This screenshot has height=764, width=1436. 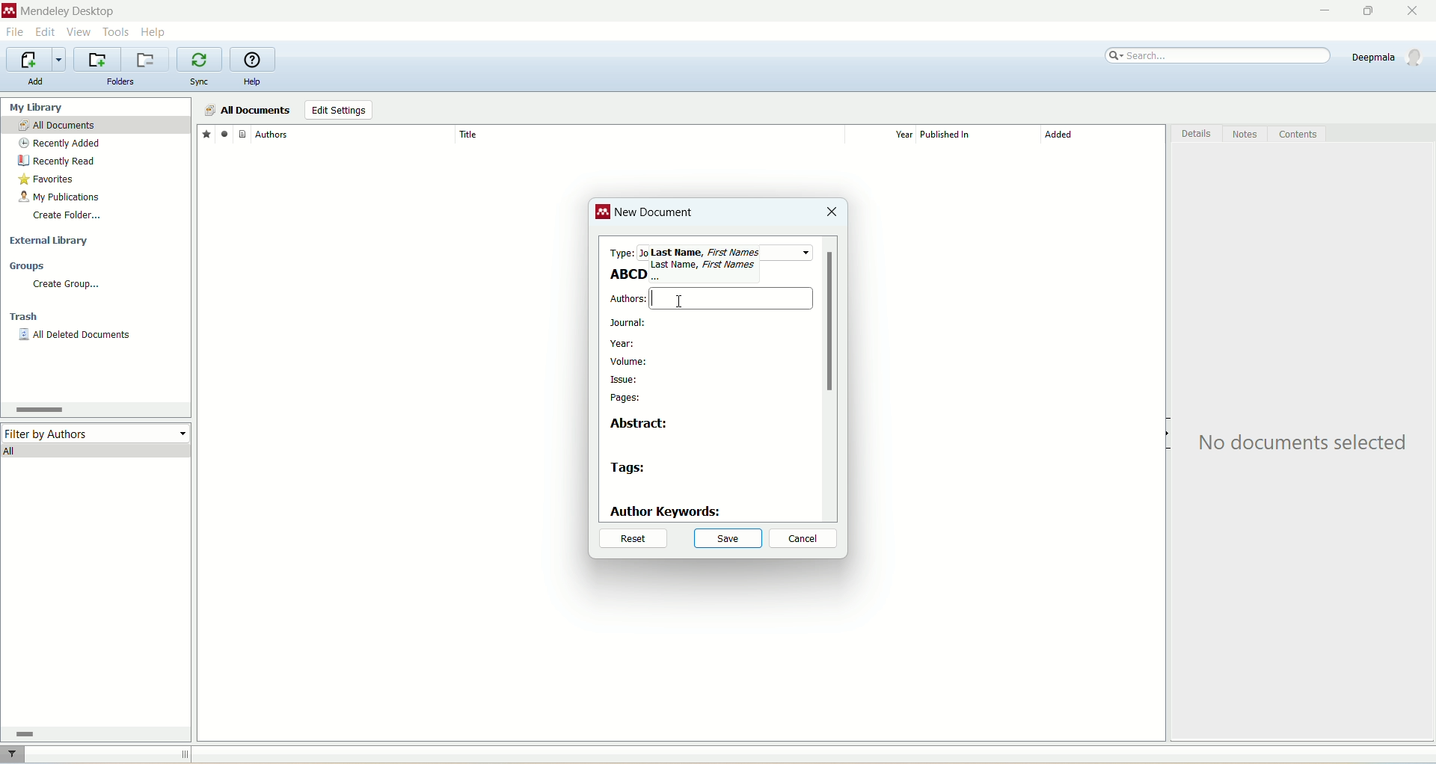 What do you see at coordinates (97, 432) in the screenshot?
I see `filter by author` at bounding box center [97, 432].